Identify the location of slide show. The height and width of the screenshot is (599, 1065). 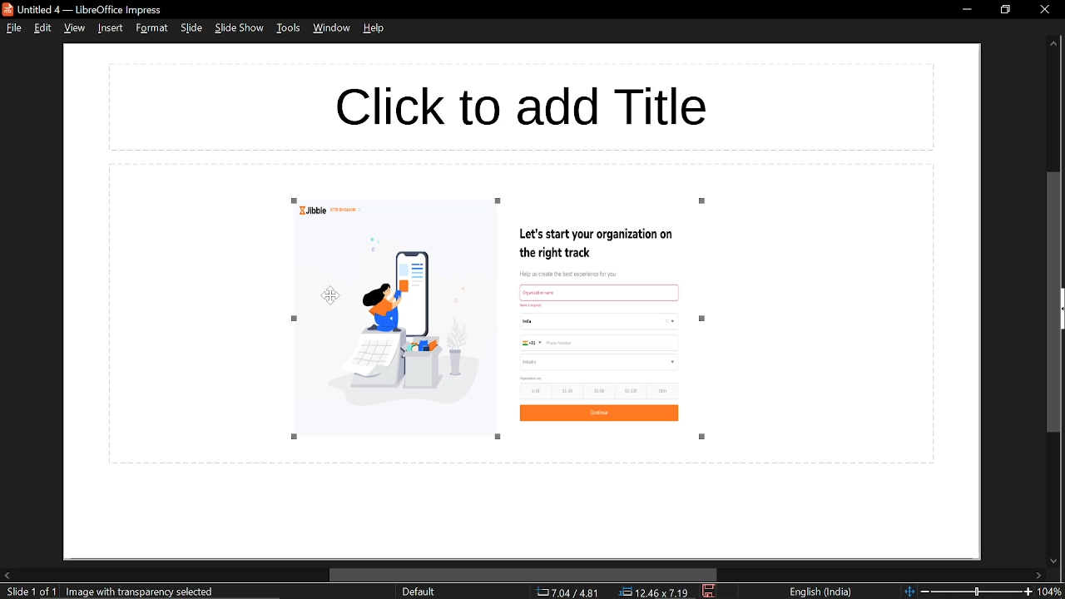
(240, 30).